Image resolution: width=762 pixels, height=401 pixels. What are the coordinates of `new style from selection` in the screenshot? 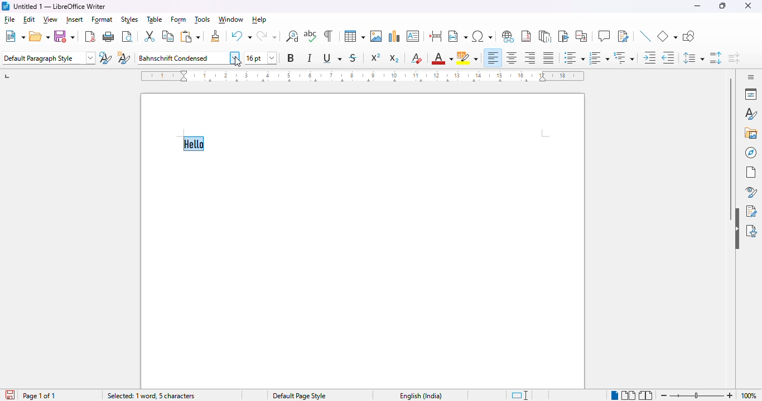 It's located at (125, 58).